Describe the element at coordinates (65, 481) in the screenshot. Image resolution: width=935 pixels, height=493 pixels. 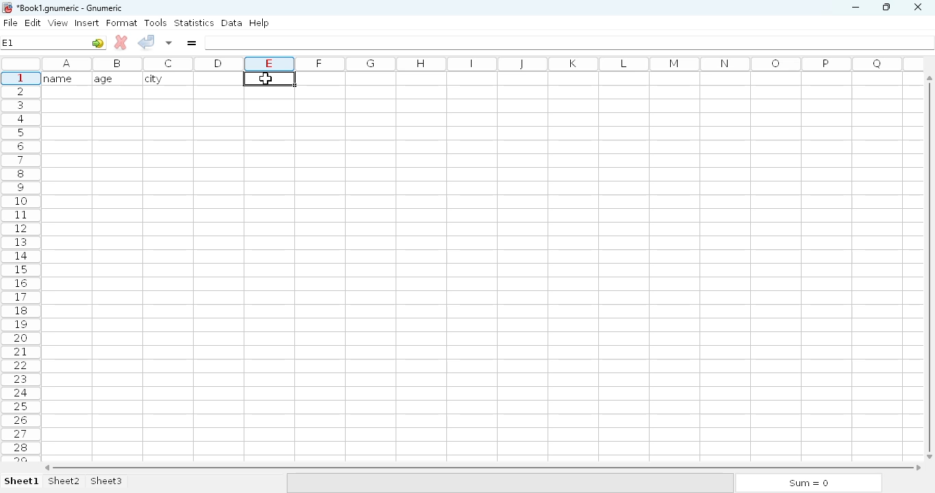
I see `sheet2` at that location.